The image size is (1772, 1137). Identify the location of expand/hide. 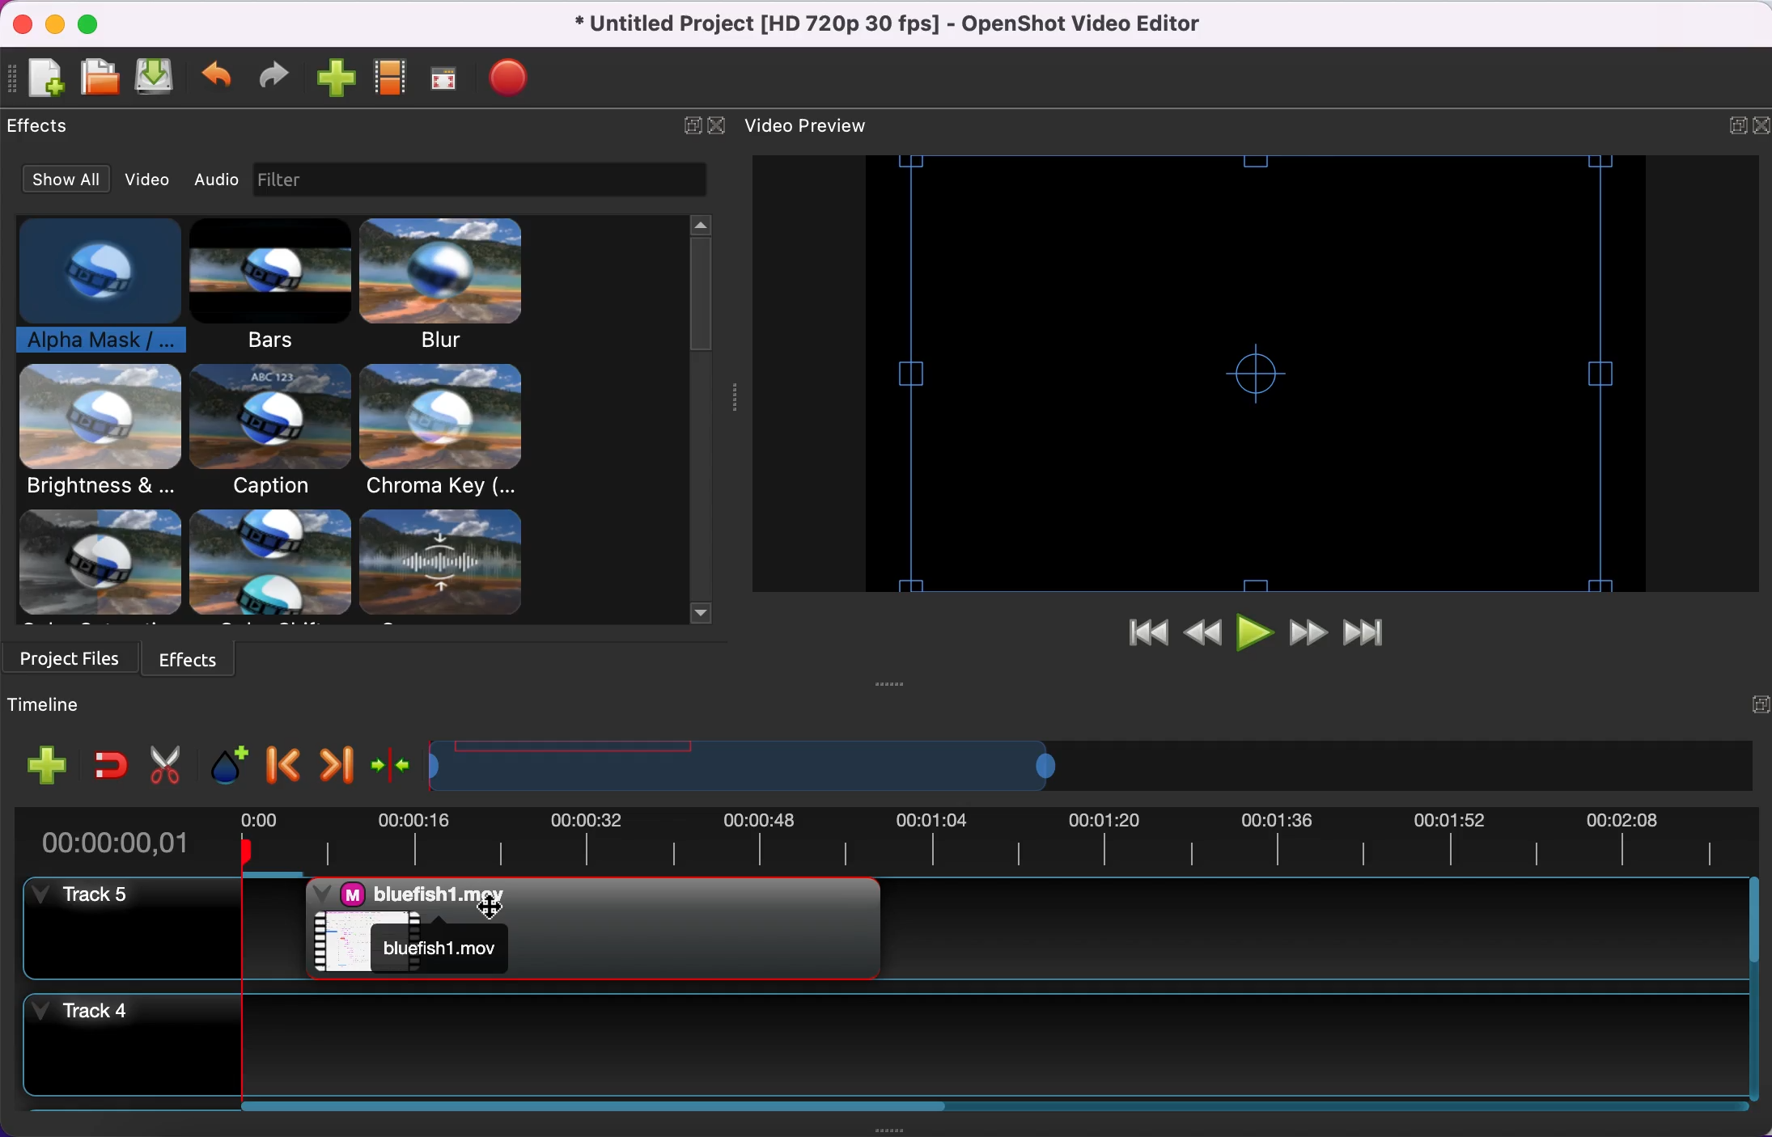
(692, 131).